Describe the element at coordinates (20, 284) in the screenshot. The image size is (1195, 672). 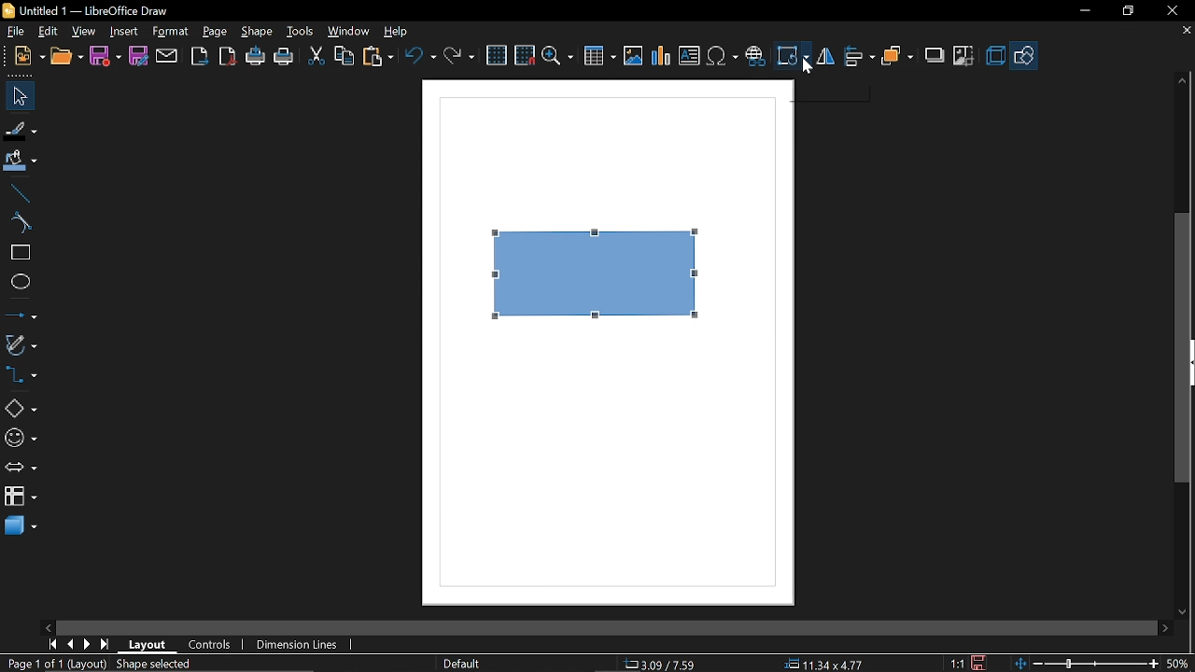
I see `ellipse` at that location.